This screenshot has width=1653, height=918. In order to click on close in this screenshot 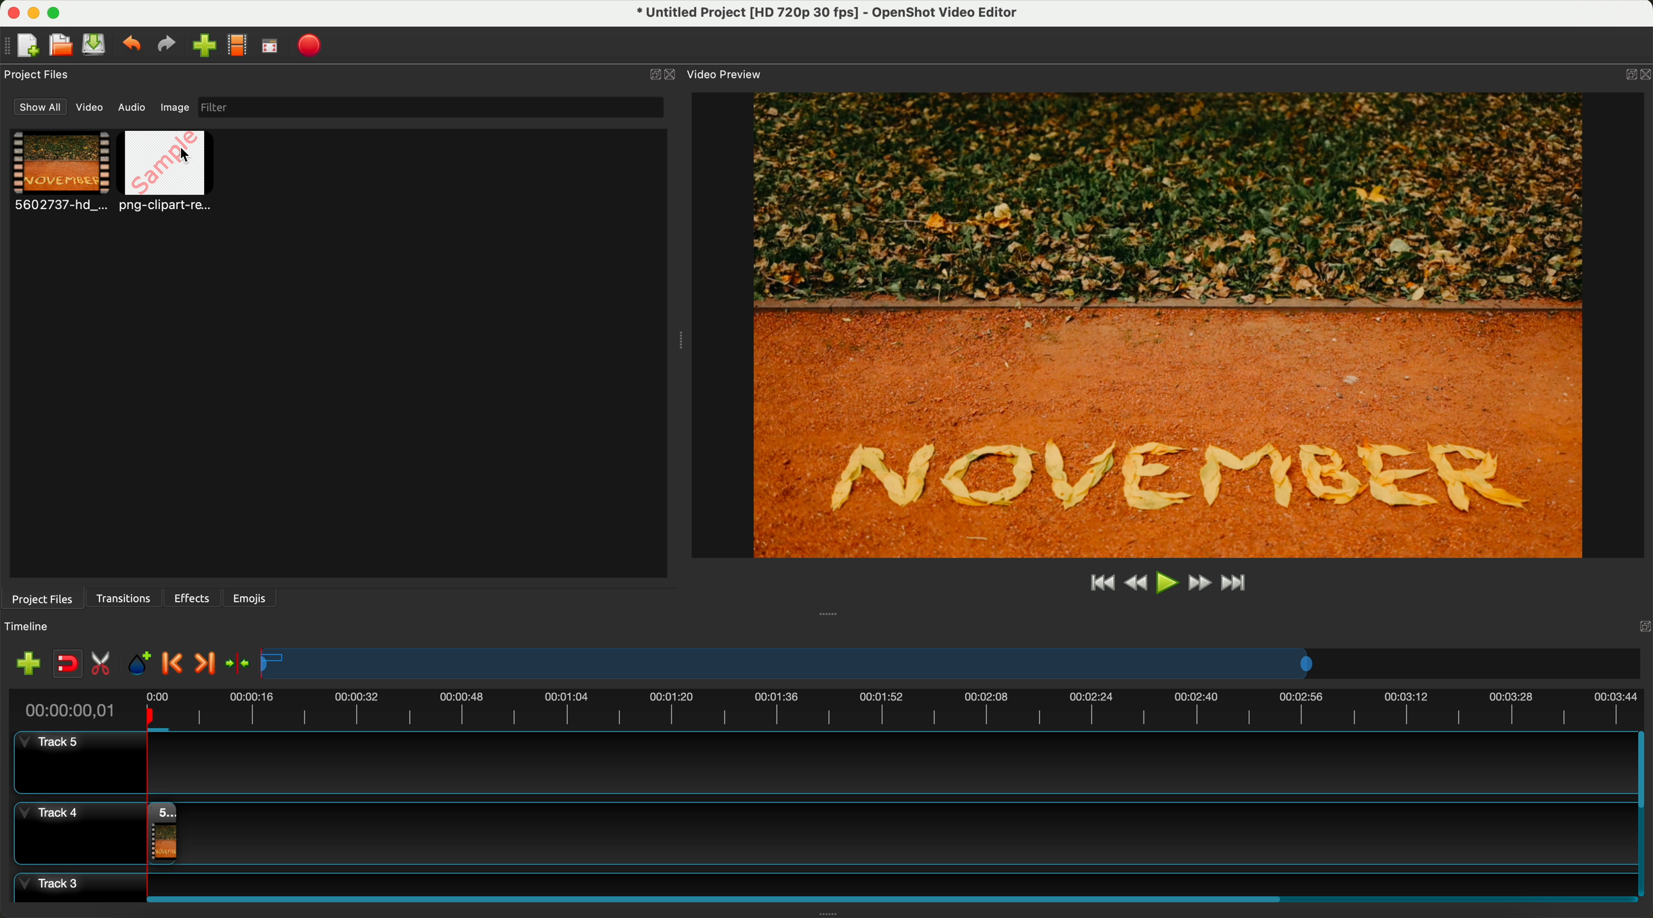, I will do `click(662, 75)`.